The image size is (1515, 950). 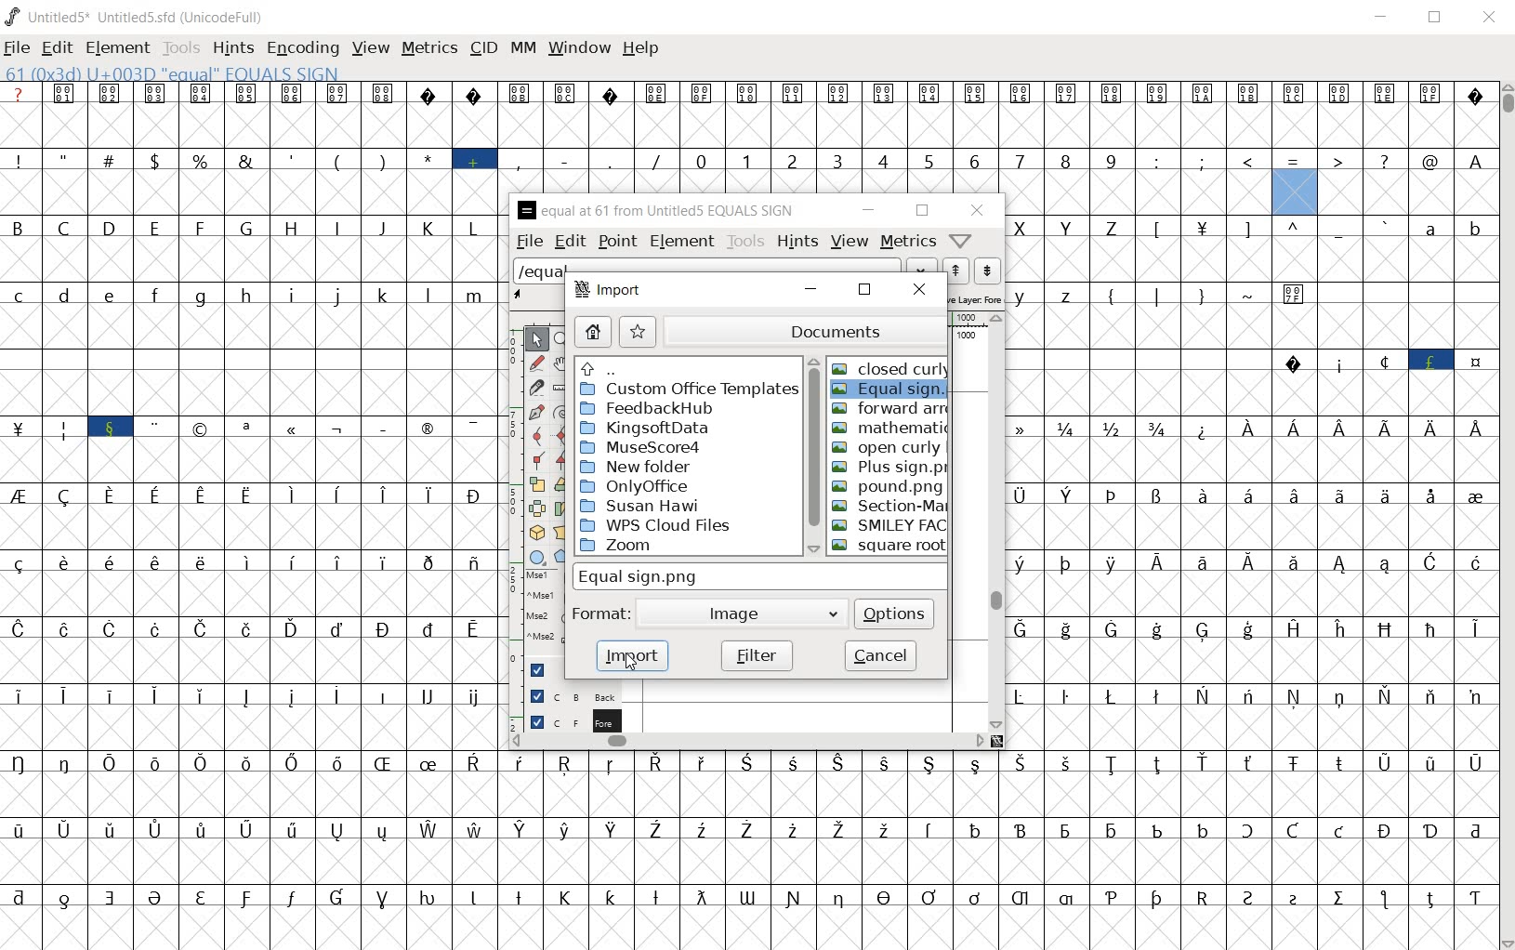 I want to click on edit, so click(x=569, y=242).